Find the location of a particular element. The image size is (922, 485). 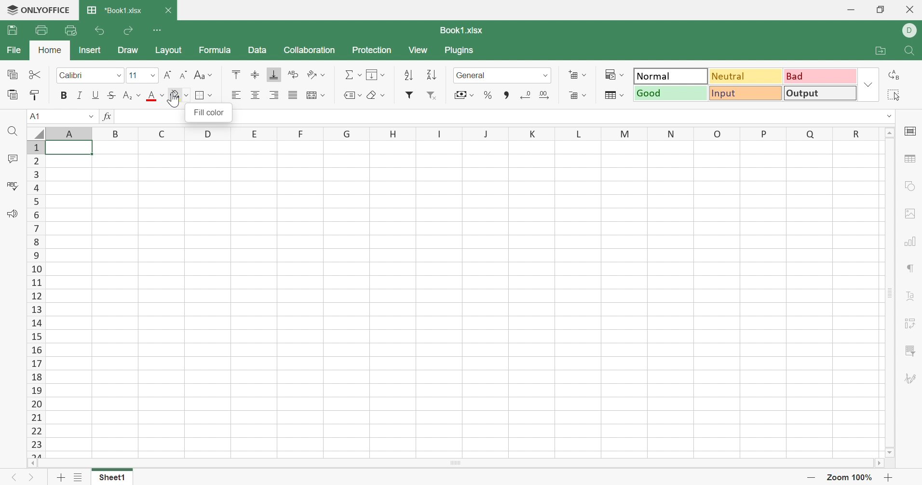

Draw is located at coordinates (129, 50).